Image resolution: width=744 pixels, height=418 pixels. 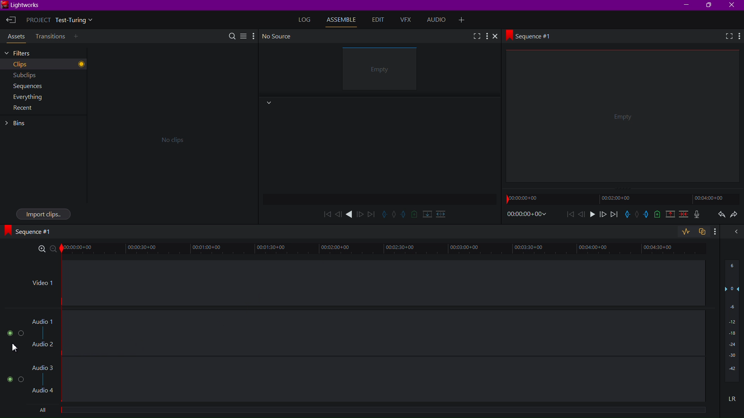 What do you see at coordinates (388, 250) in the screenshot?
I see `Timeline` at bounding box center [388, 250].